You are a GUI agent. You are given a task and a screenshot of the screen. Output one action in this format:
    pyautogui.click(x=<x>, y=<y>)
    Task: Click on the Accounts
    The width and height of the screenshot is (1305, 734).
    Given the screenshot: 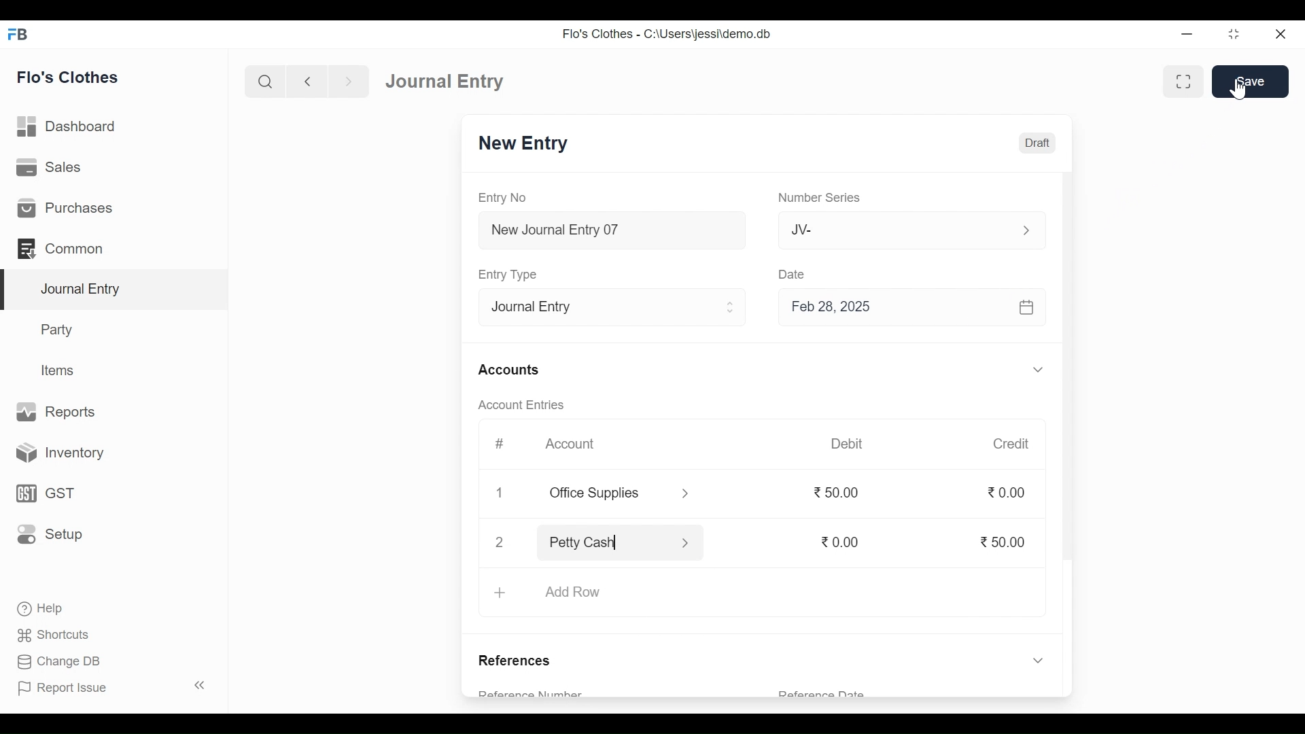 What is the action you would take?
    pyautogui.click(x=508, y=370)
    